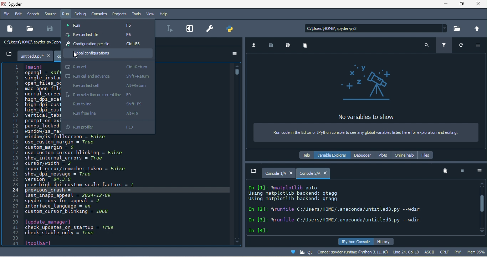 Image resolution: width=487 pixels, height=257 pixels. Describe the element at coordinates (75, 55) in the screenshot. I see `cursor movement` at that location.